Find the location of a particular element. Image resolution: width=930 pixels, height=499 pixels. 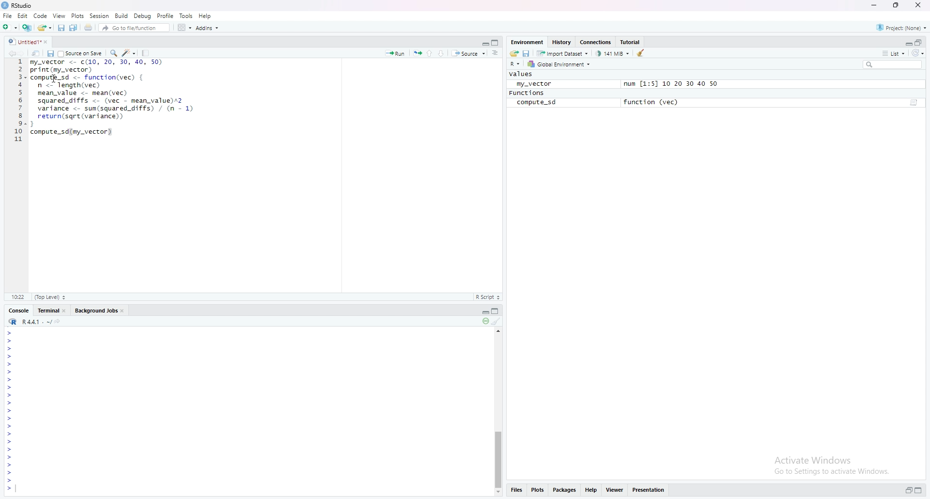

Prompt cursor is located at coordinates (11, 427).